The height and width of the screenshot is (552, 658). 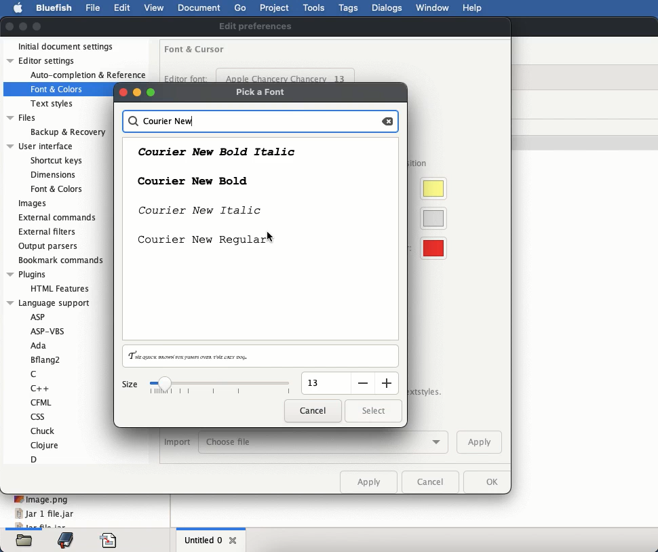 I want to click on minimize, so click(x=23, y=26).